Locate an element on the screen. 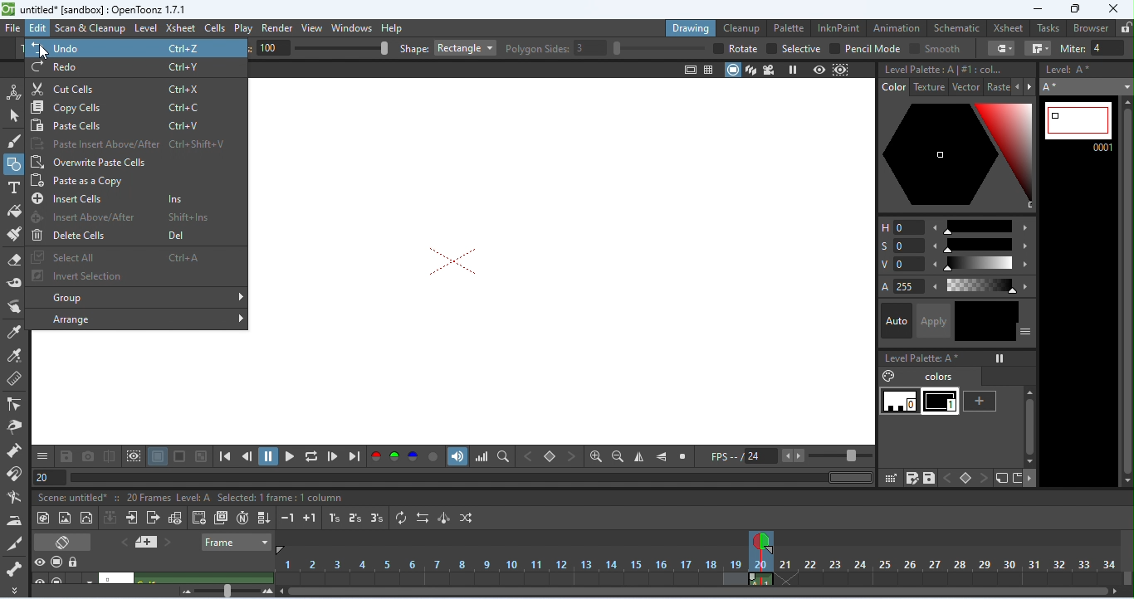 The height and width of the screenshot is (599, 1134). colors is located at coordinates (921, 376).